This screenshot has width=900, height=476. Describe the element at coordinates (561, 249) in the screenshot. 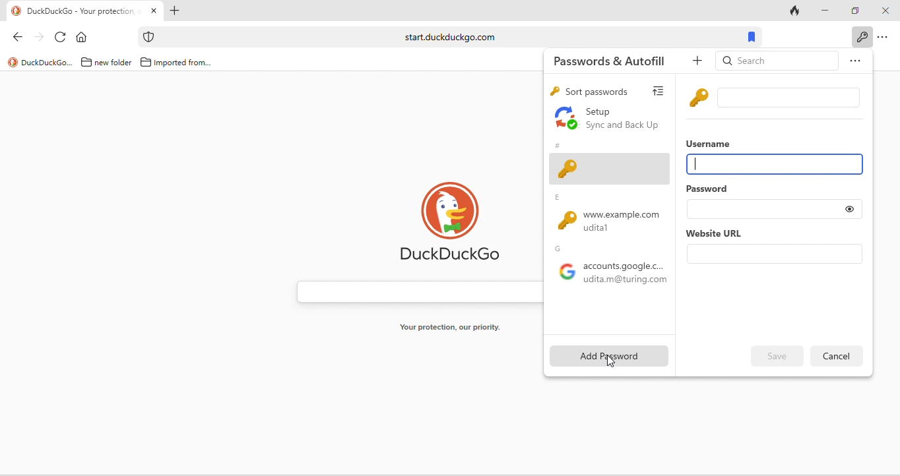

I see `g` at that location.